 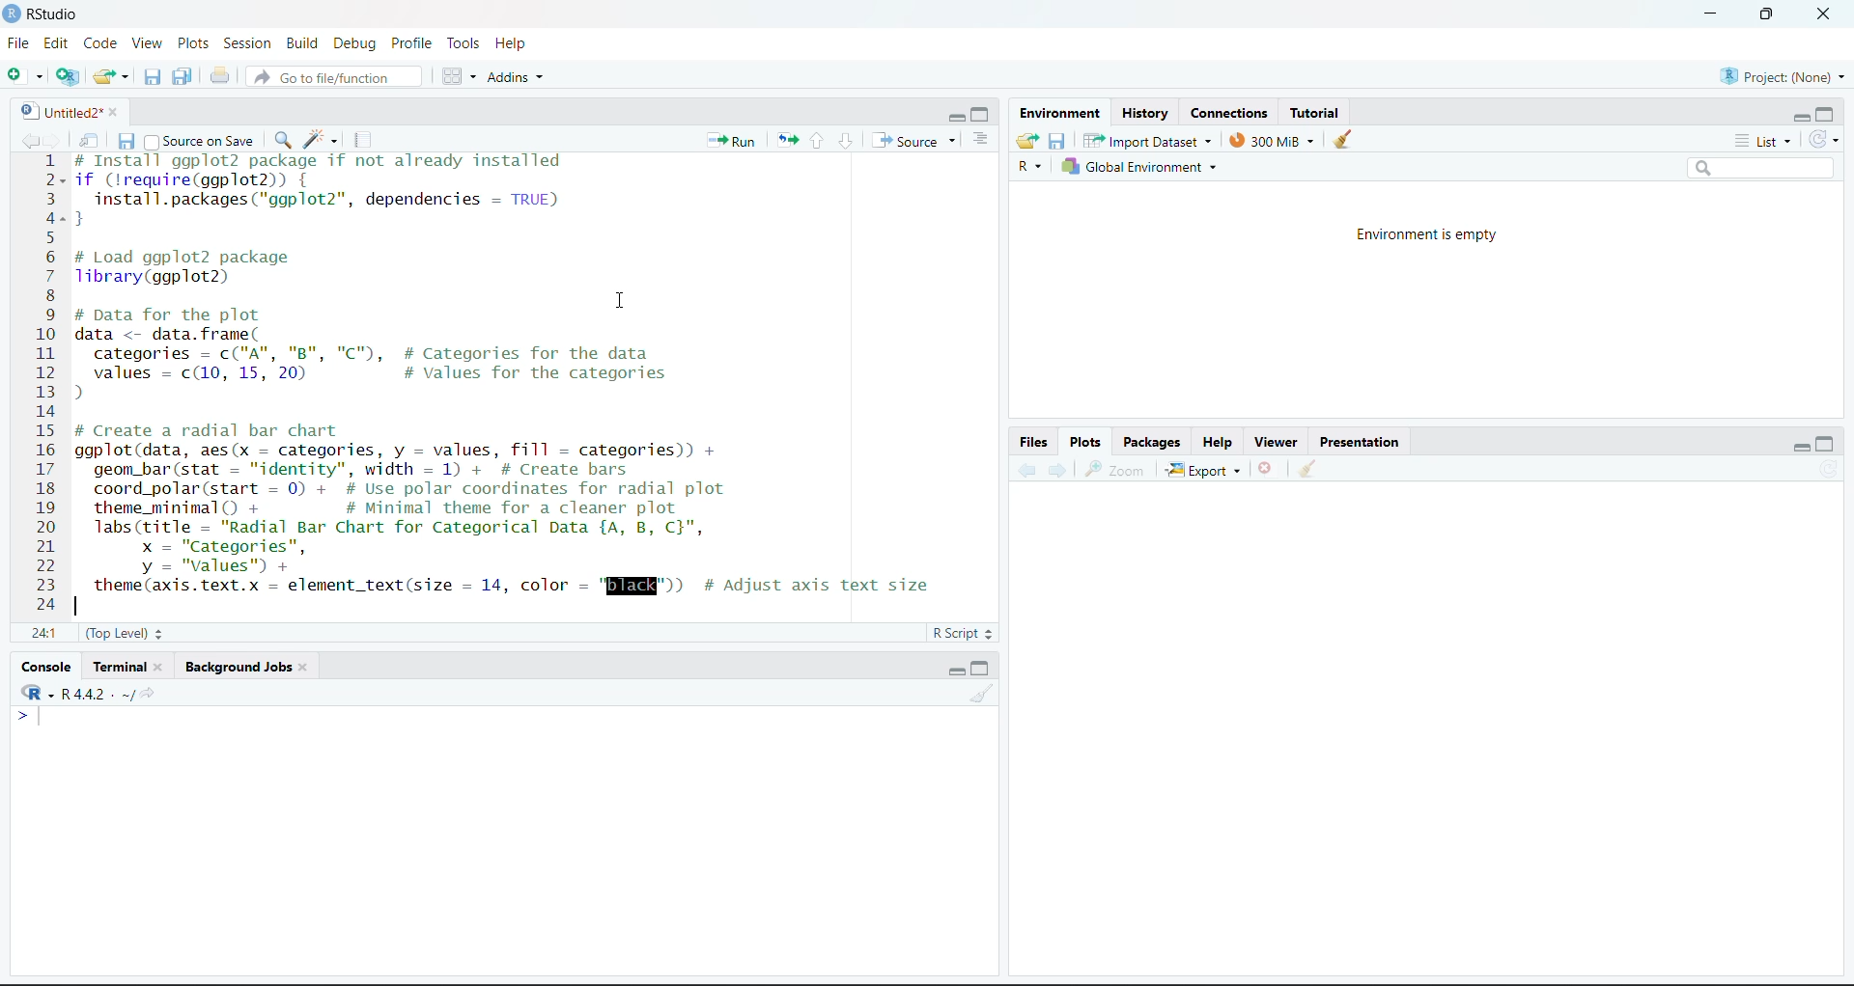 What do you see at coordinates (732, 140) in the screenshot?
I see ` Run` at bounding box center [732, 140].